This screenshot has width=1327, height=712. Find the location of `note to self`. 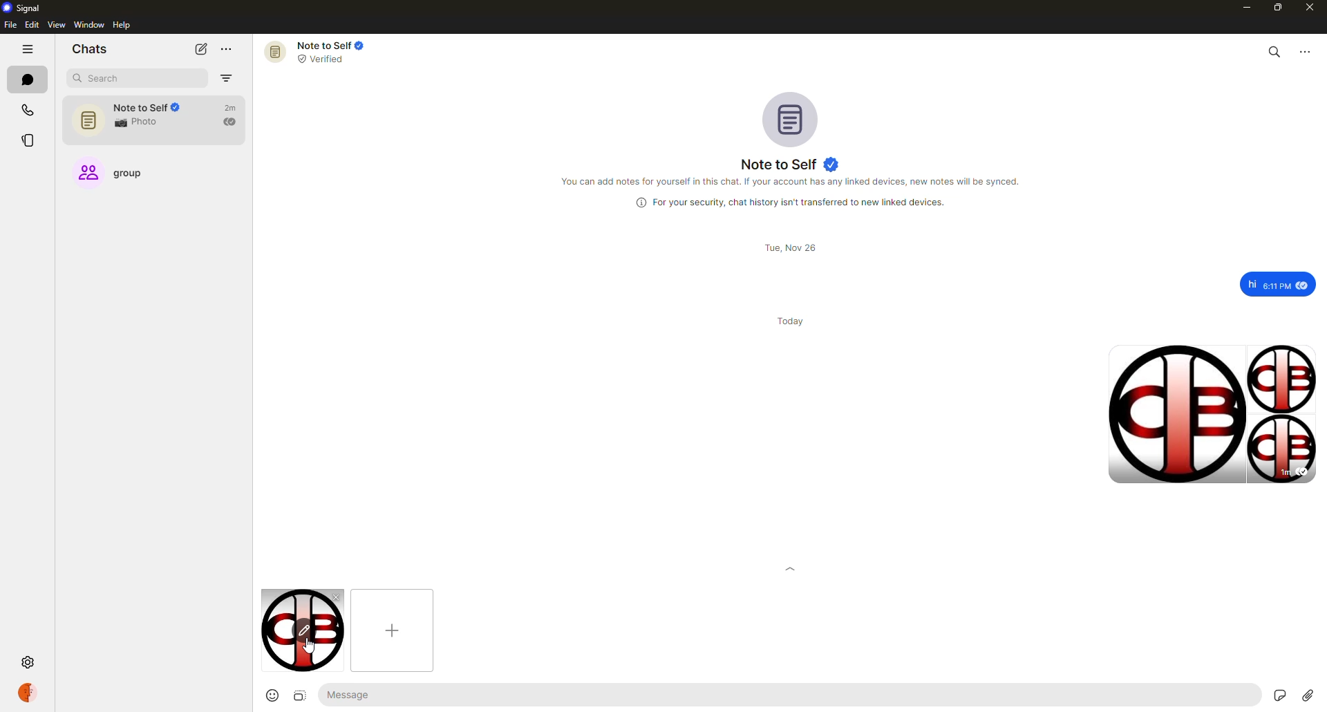

note to self is located at coordinates (326, 51).